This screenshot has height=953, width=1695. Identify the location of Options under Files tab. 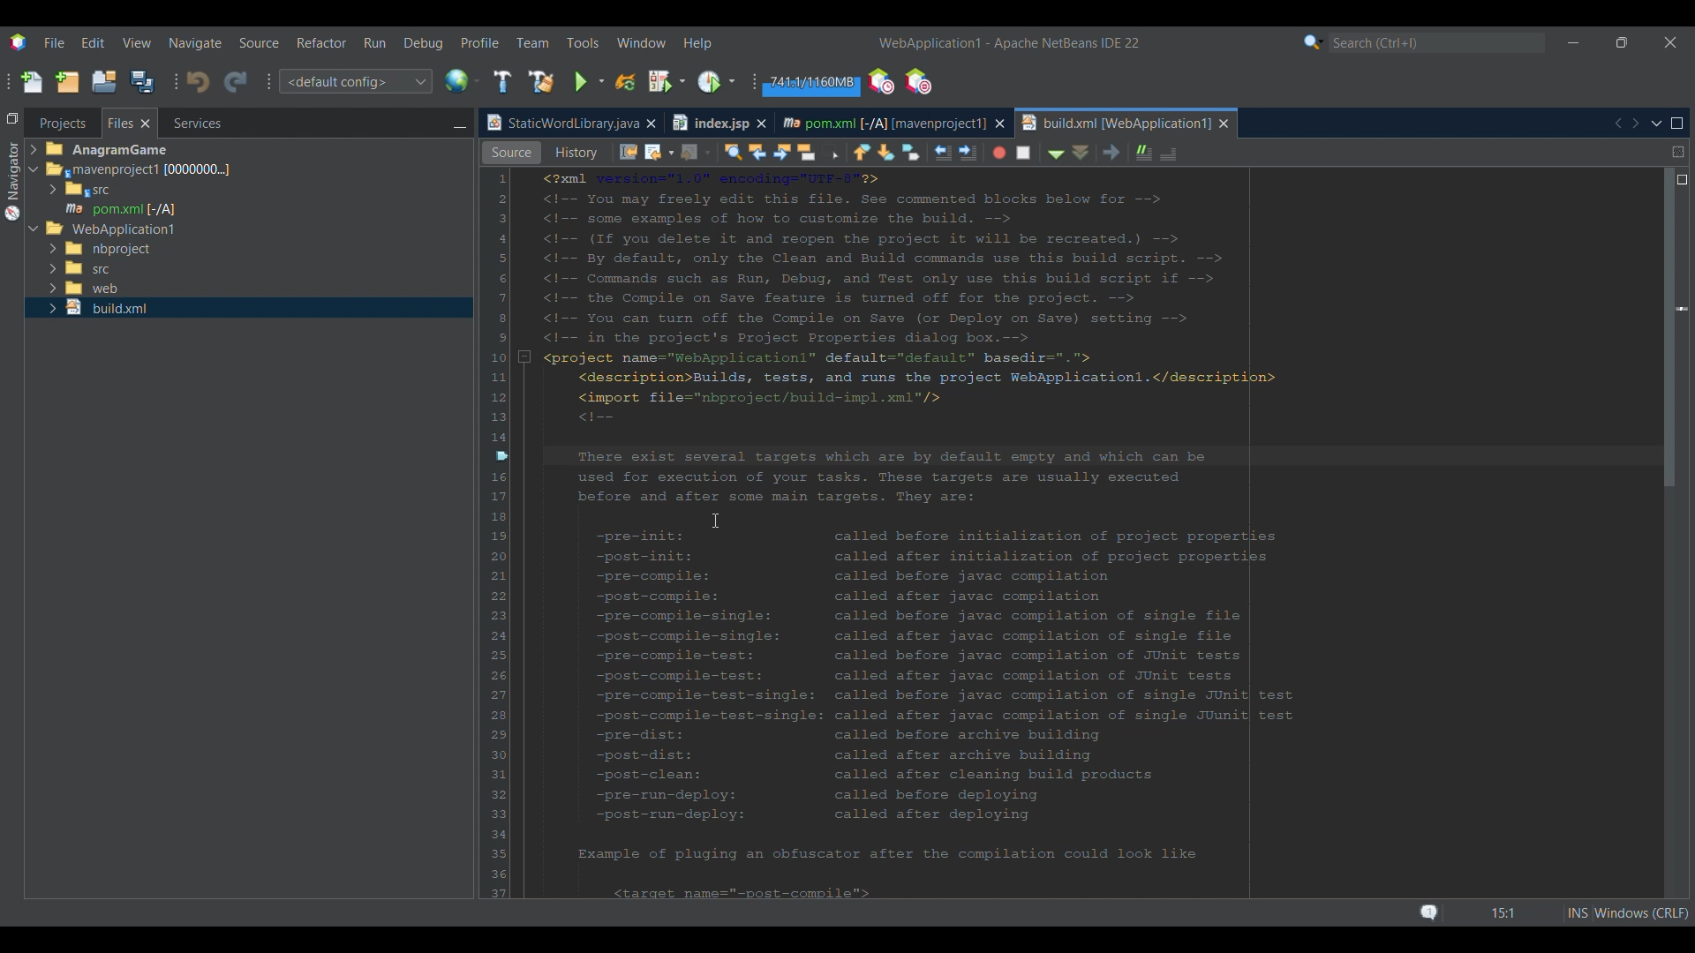
(124, 191).